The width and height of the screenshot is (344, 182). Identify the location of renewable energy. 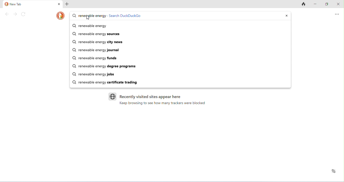
(184, 26).